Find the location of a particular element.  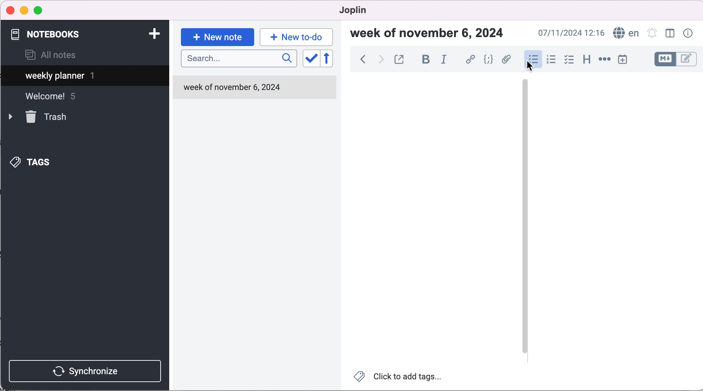

italic is located at coordinates (446, 59).